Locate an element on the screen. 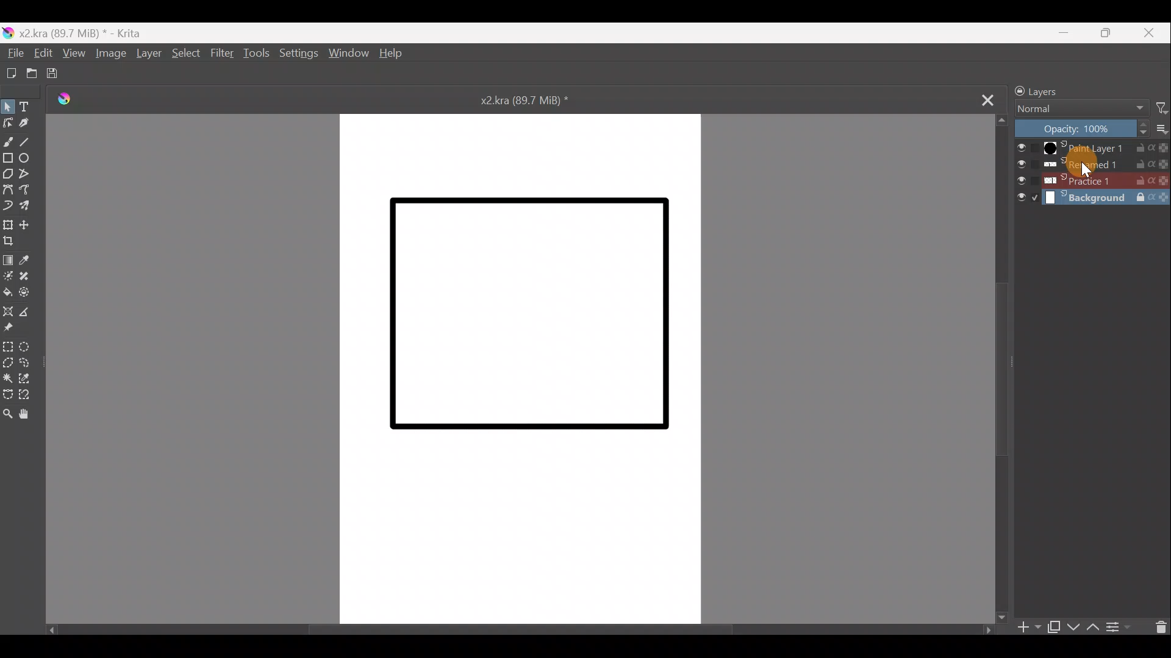 The width and height of the screenshot is (1171, 658). Normal Blending mode is located at coordinates (1079, 107).